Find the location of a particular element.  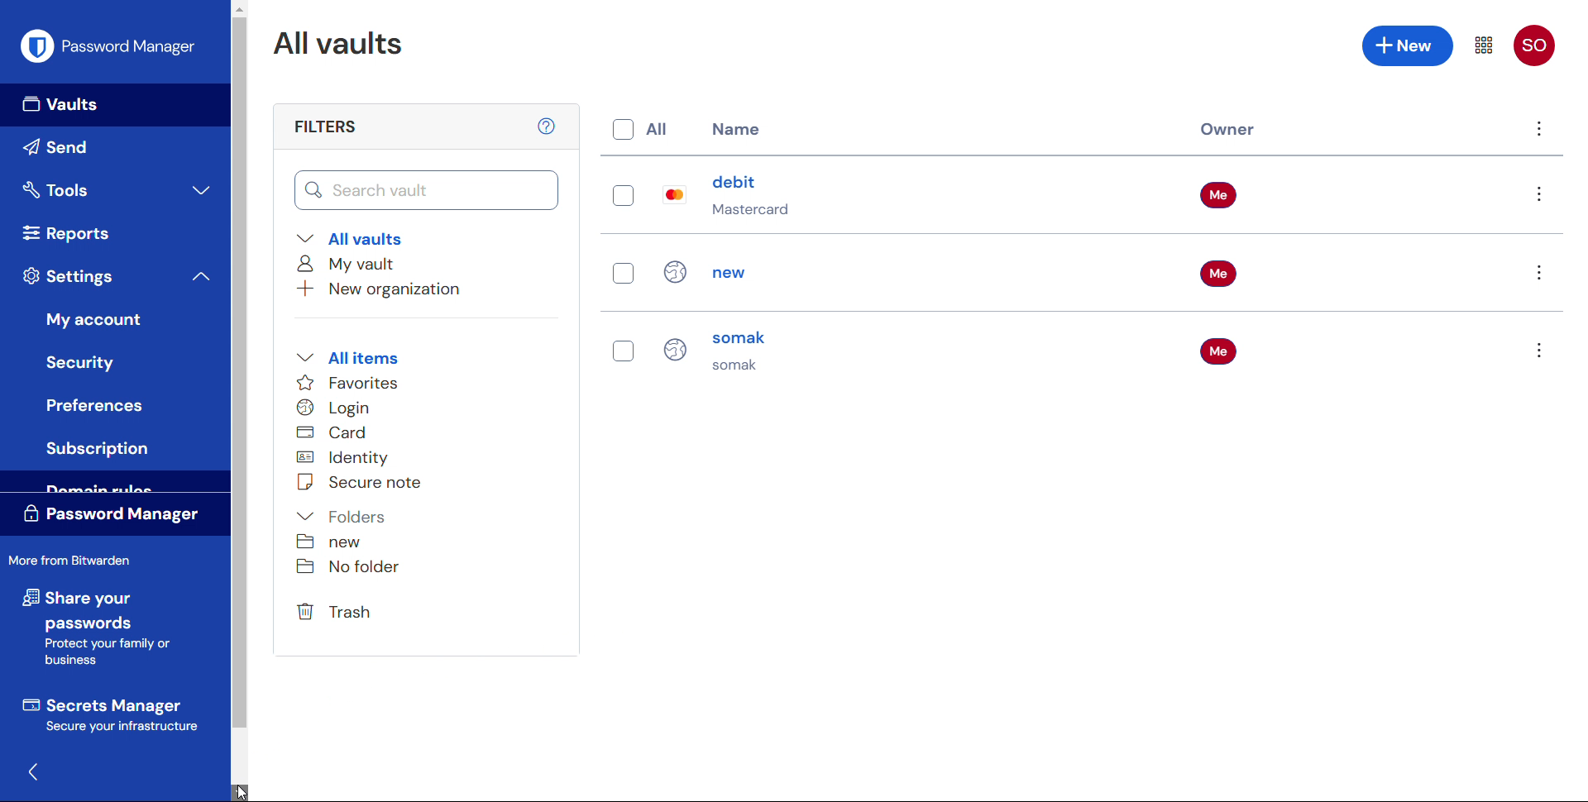

Options for entry "debit" is located at coordinates (1538, 194).